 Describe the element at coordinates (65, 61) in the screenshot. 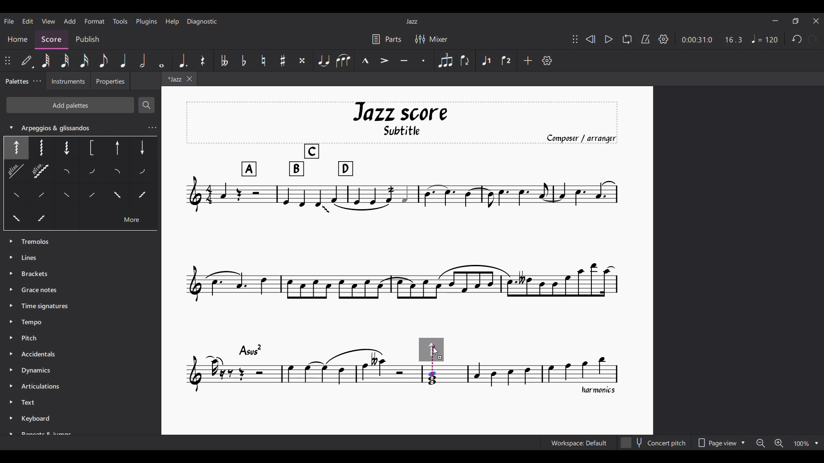

I see `32nd note` at that location.